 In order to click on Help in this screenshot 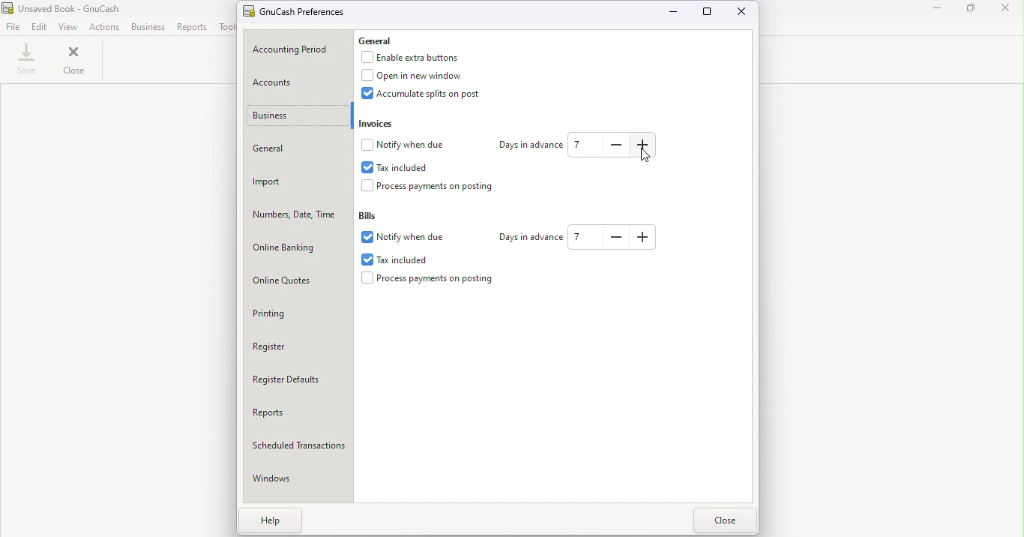, I will do `click(273, 522)`.